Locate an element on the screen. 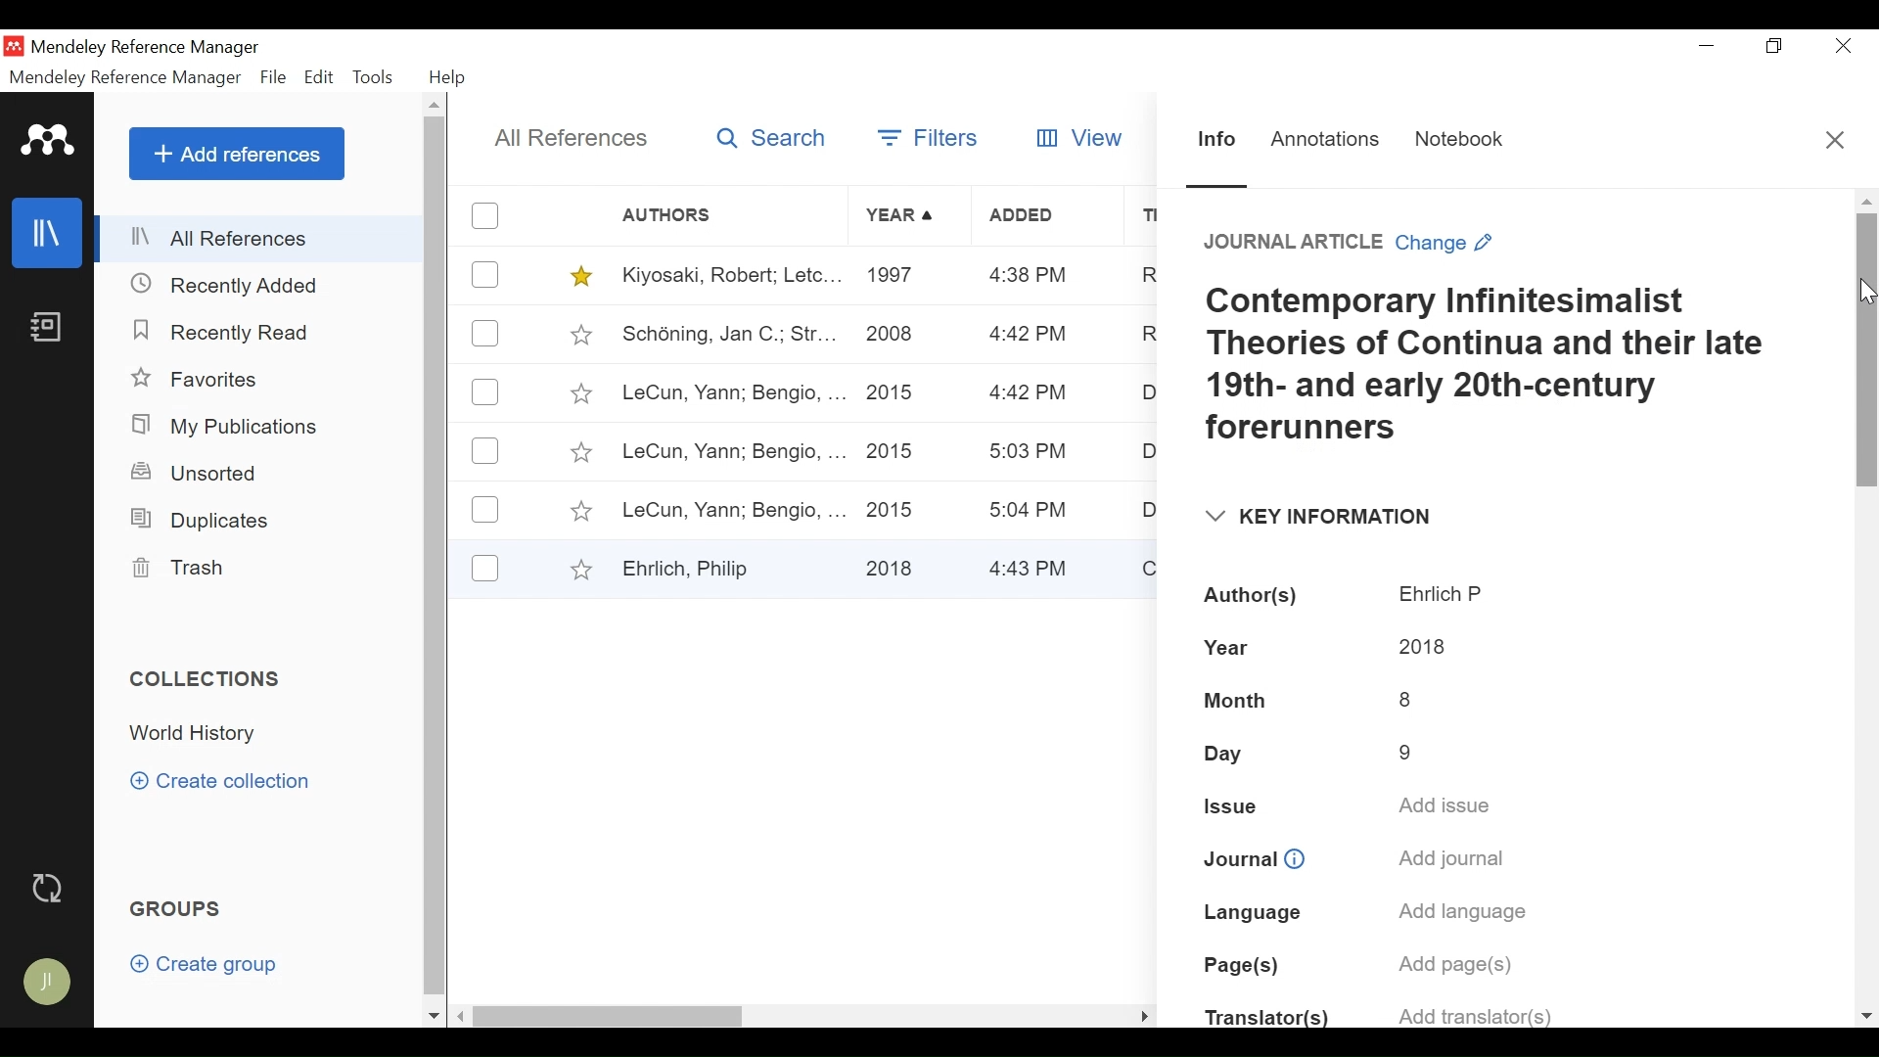 The height and width of the screenshot is (1057, 1879). 4:42 PM is located at coordinates (1028, 336).